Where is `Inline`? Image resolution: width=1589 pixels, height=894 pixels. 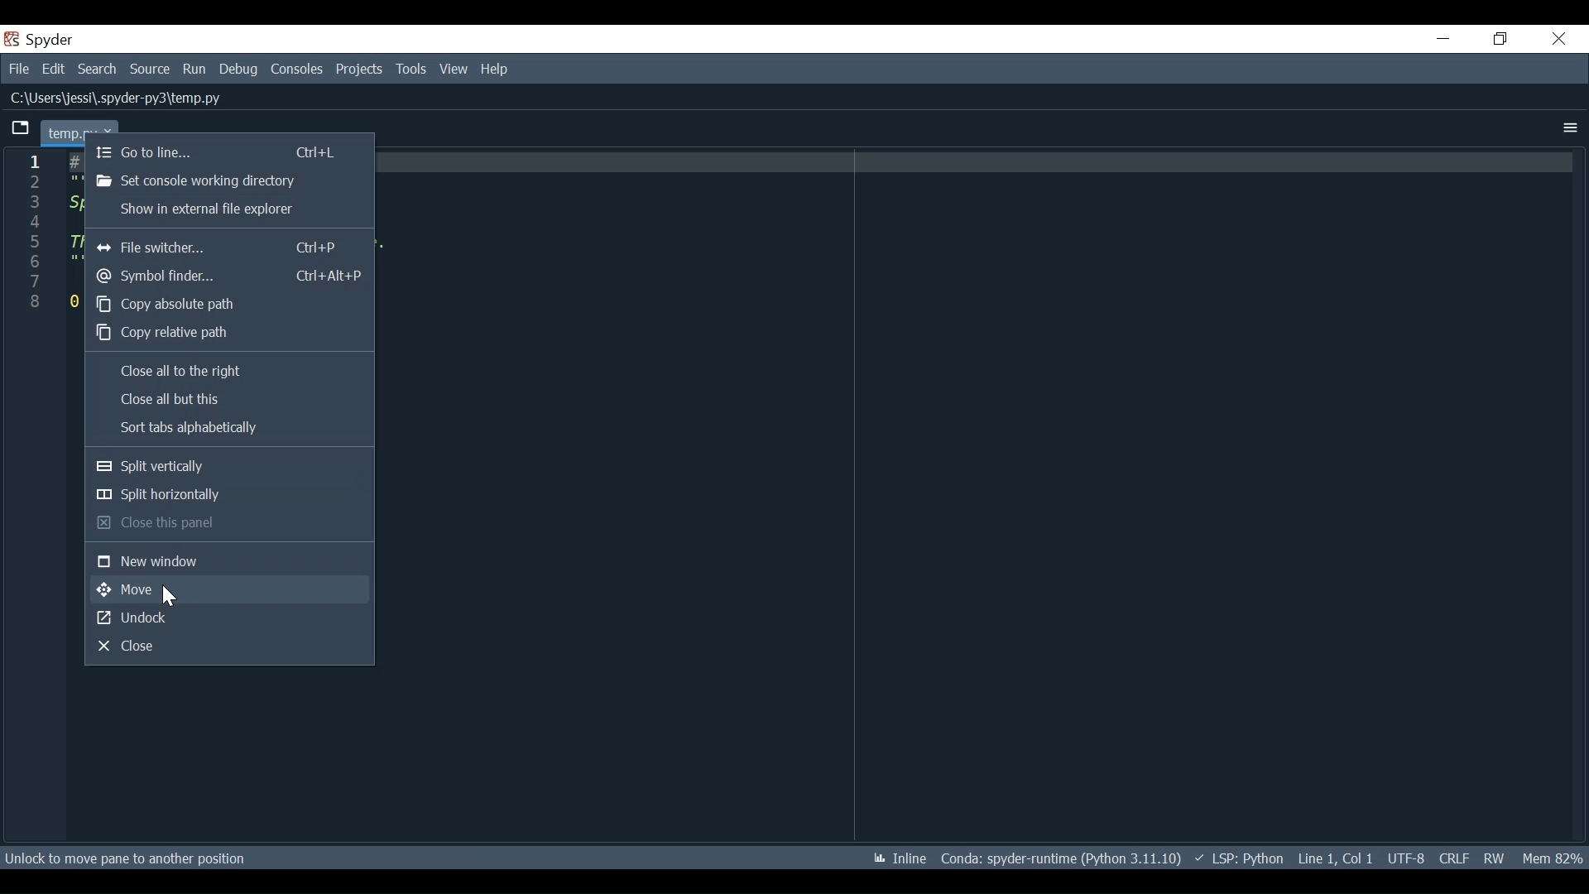 Inline is located at coordinates (889, 858).